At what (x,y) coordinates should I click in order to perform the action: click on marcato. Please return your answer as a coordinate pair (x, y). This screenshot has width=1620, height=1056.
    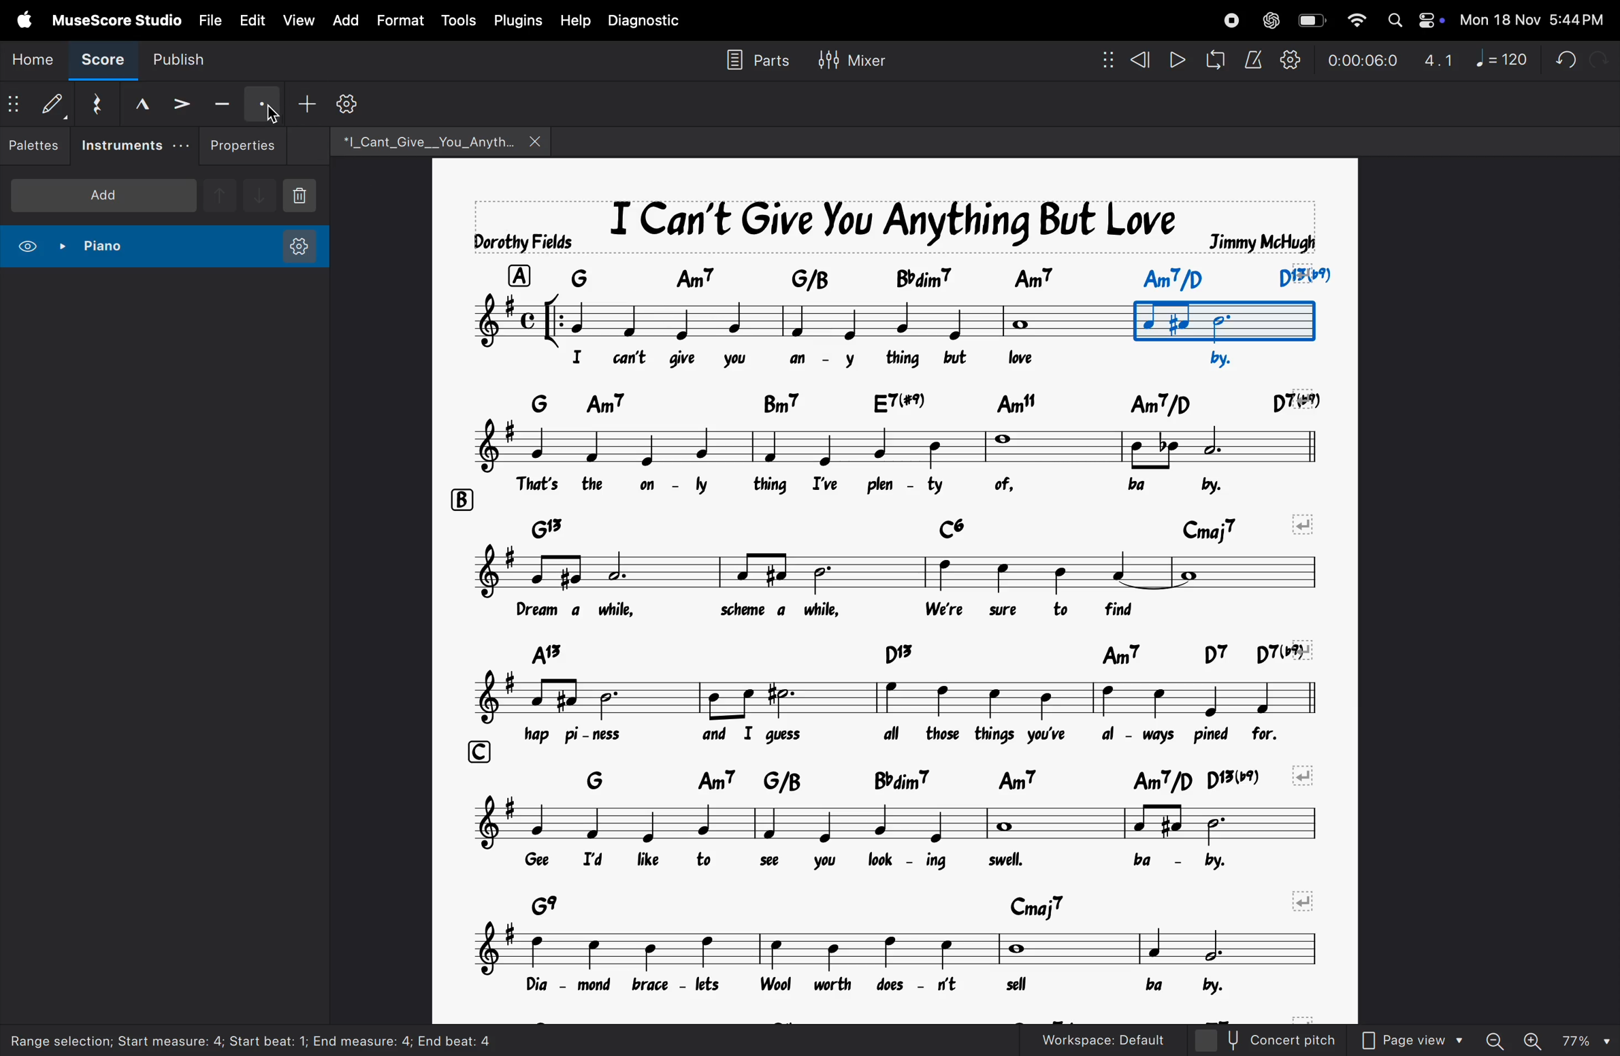
    Looking at the image, I should click on (145, 103).